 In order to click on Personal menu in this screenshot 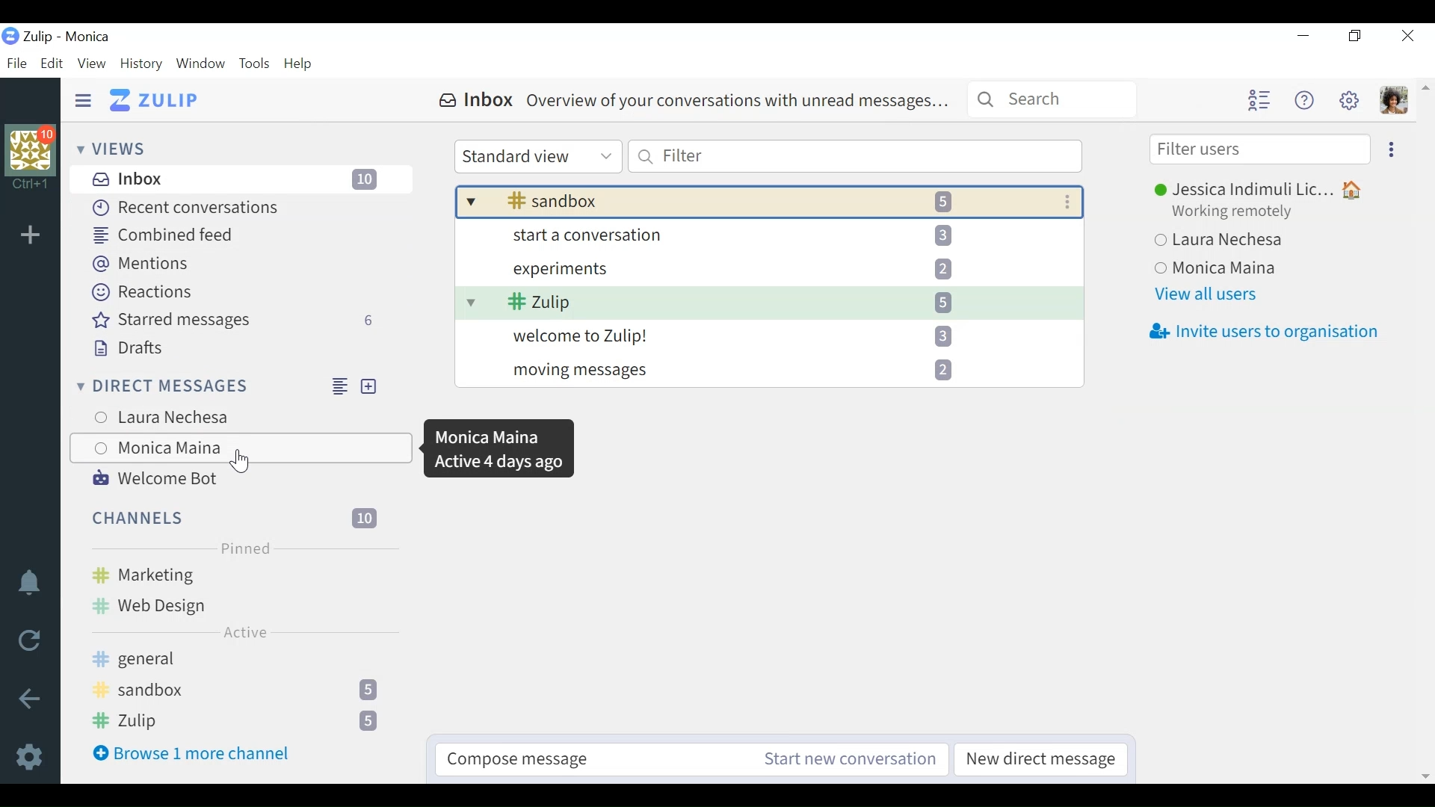, I will do `click(1392, 100)`.